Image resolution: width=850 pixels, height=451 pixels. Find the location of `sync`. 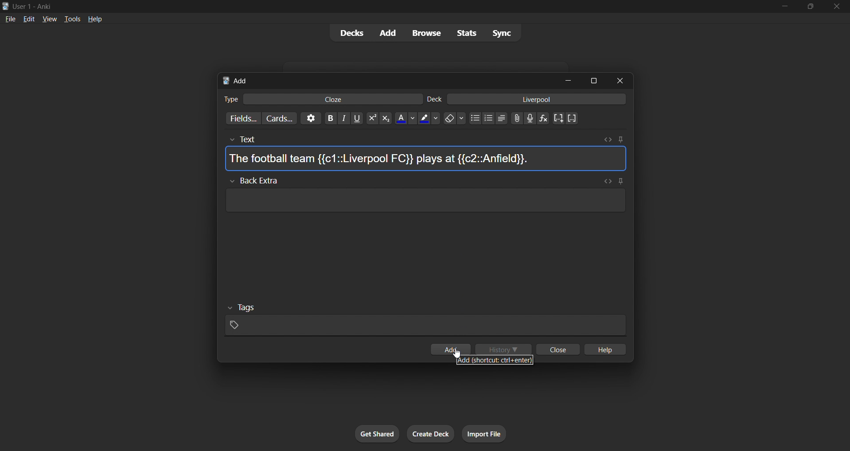

sync is located at coordinates (502, 33).